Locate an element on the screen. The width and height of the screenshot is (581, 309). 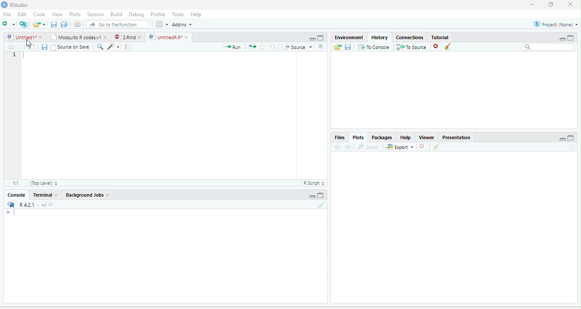
Help is located at coordinates (406, 137).